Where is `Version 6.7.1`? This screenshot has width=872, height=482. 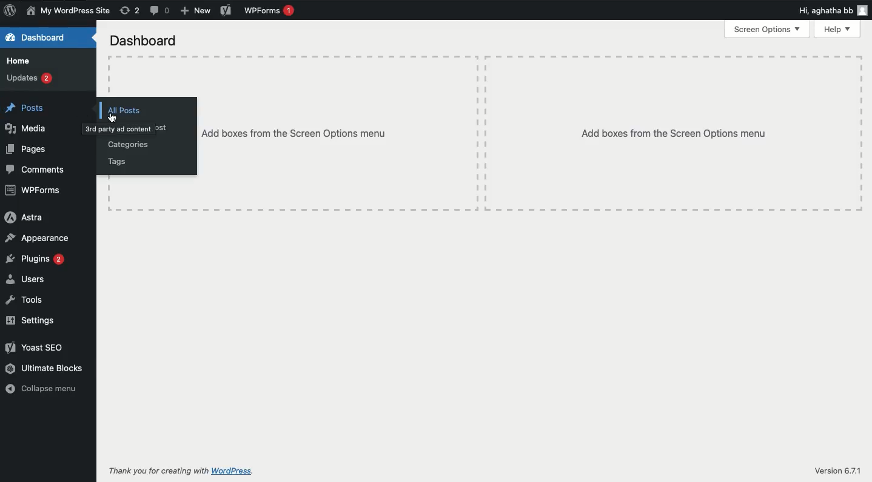 Version 6.7.1 is located at coordinates (837, 471).